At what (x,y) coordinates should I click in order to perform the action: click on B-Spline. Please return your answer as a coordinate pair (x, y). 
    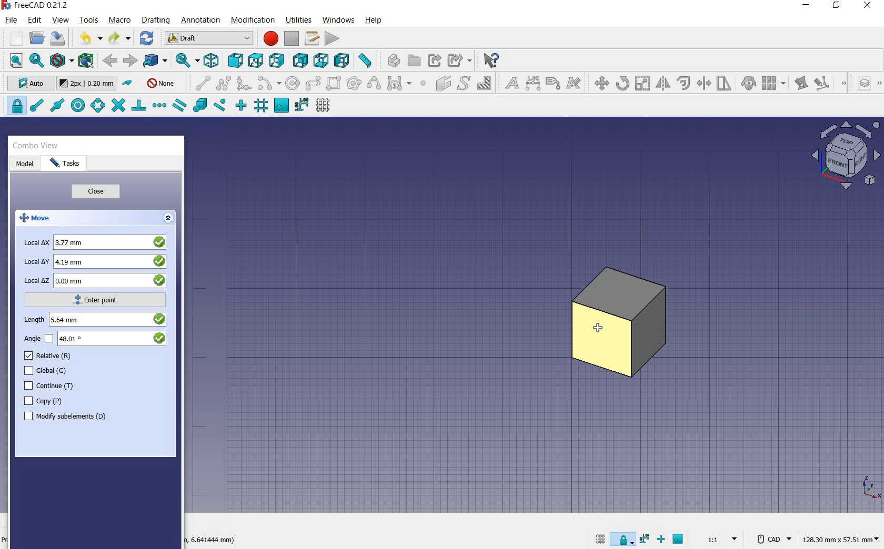
    Looking at the image, I should click on (373, 84).